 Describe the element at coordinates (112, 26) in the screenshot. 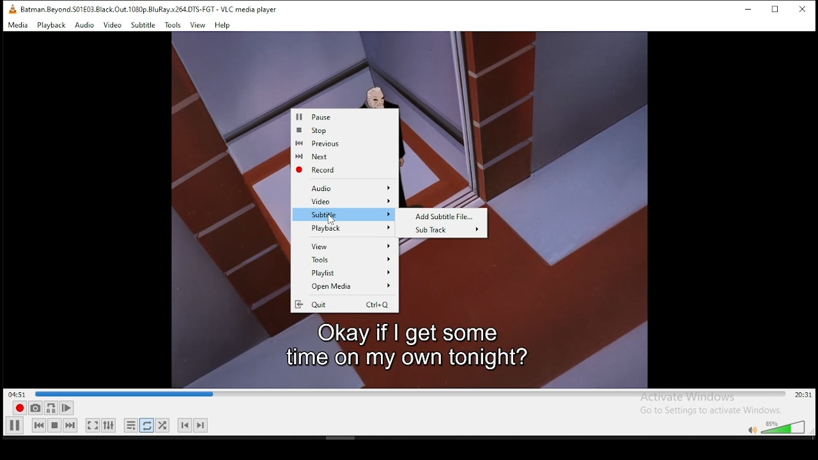

I see `Video` at that location.